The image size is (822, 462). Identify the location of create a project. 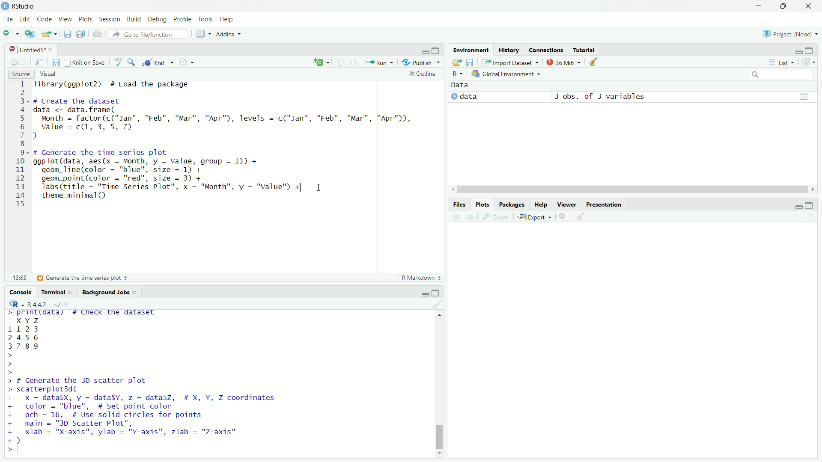
(30, 34).